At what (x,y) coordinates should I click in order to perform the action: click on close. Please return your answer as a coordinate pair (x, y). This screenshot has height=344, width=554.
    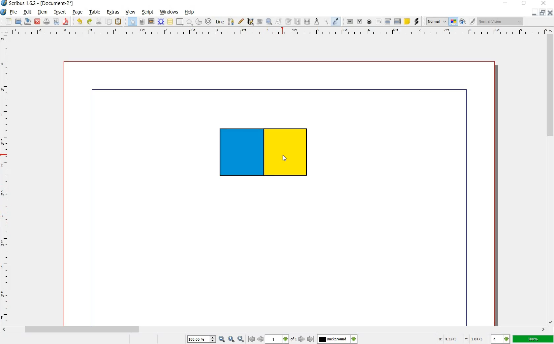
    Looking at the image, I should click on (544, 3).